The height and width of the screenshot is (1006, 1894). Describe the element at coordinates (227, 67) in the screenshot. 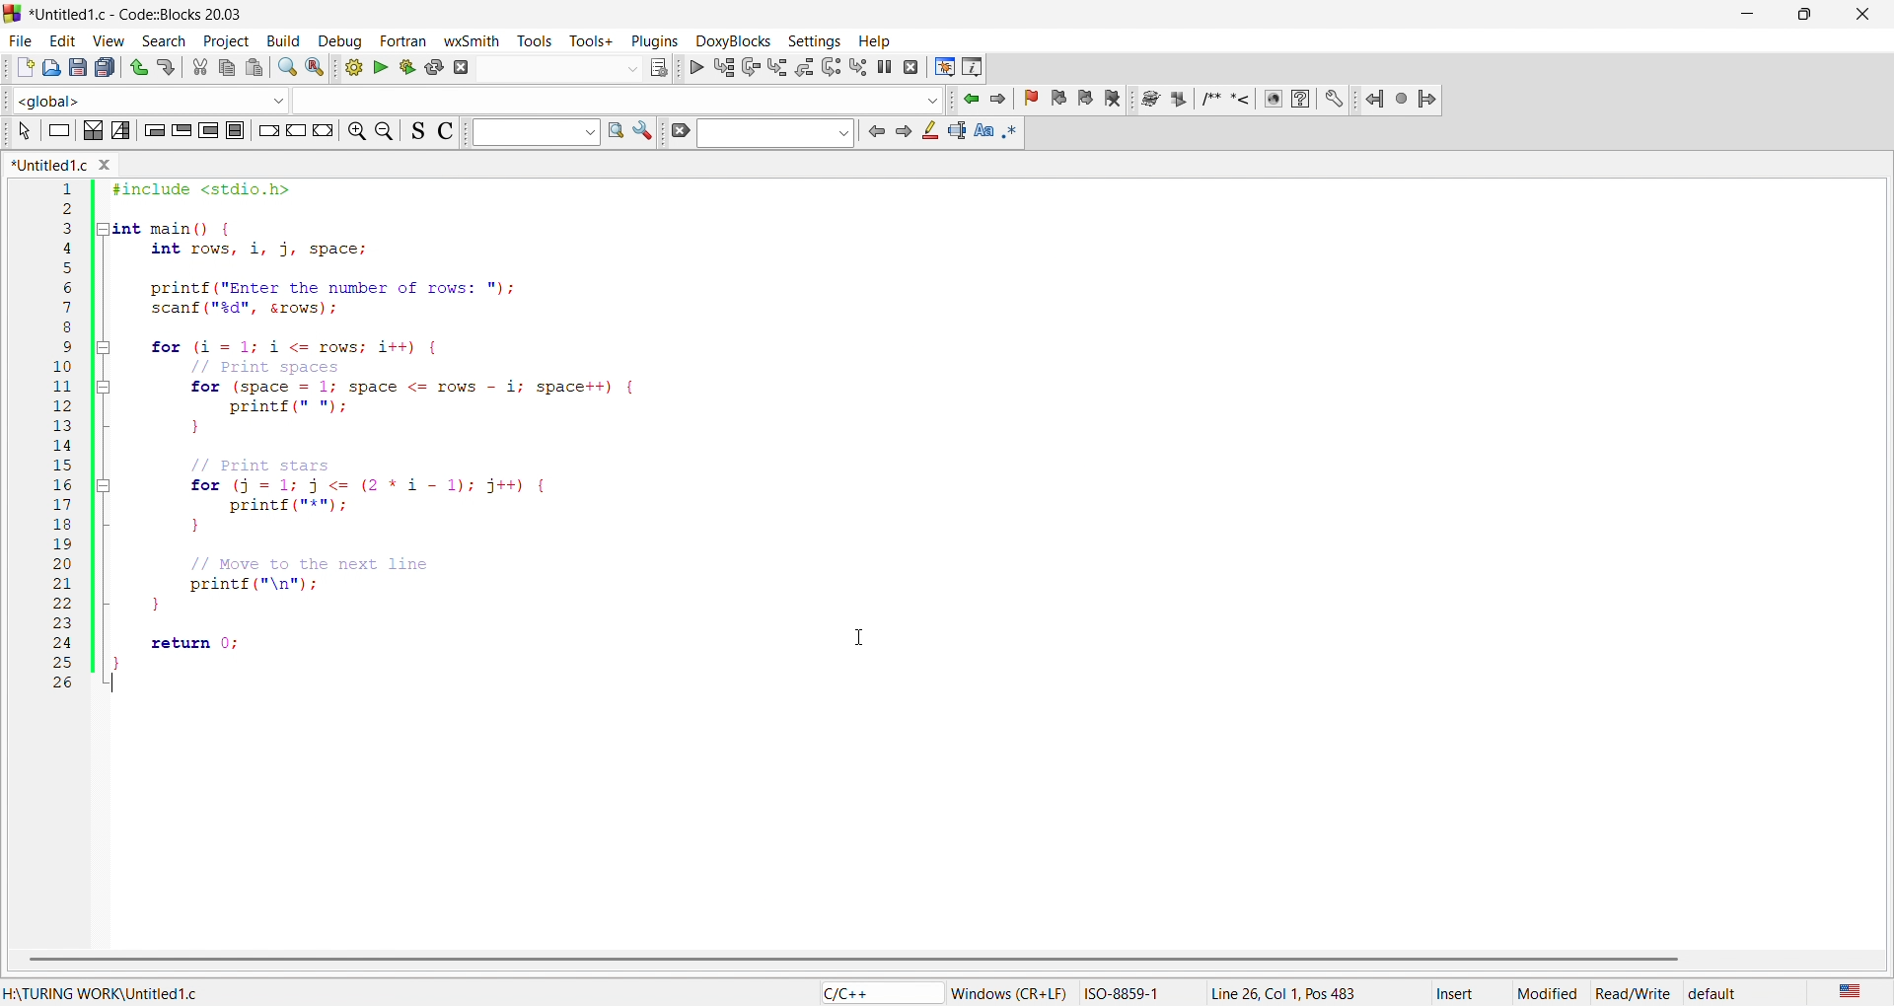

I see `copy` at that location.